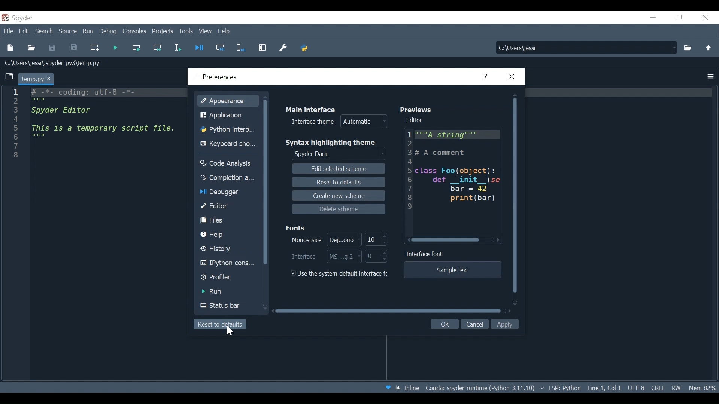  What do you see at coordinates (228, 143) in the screenshot?
I see `Keyboard shortcut` at bounding box center [228, 143].